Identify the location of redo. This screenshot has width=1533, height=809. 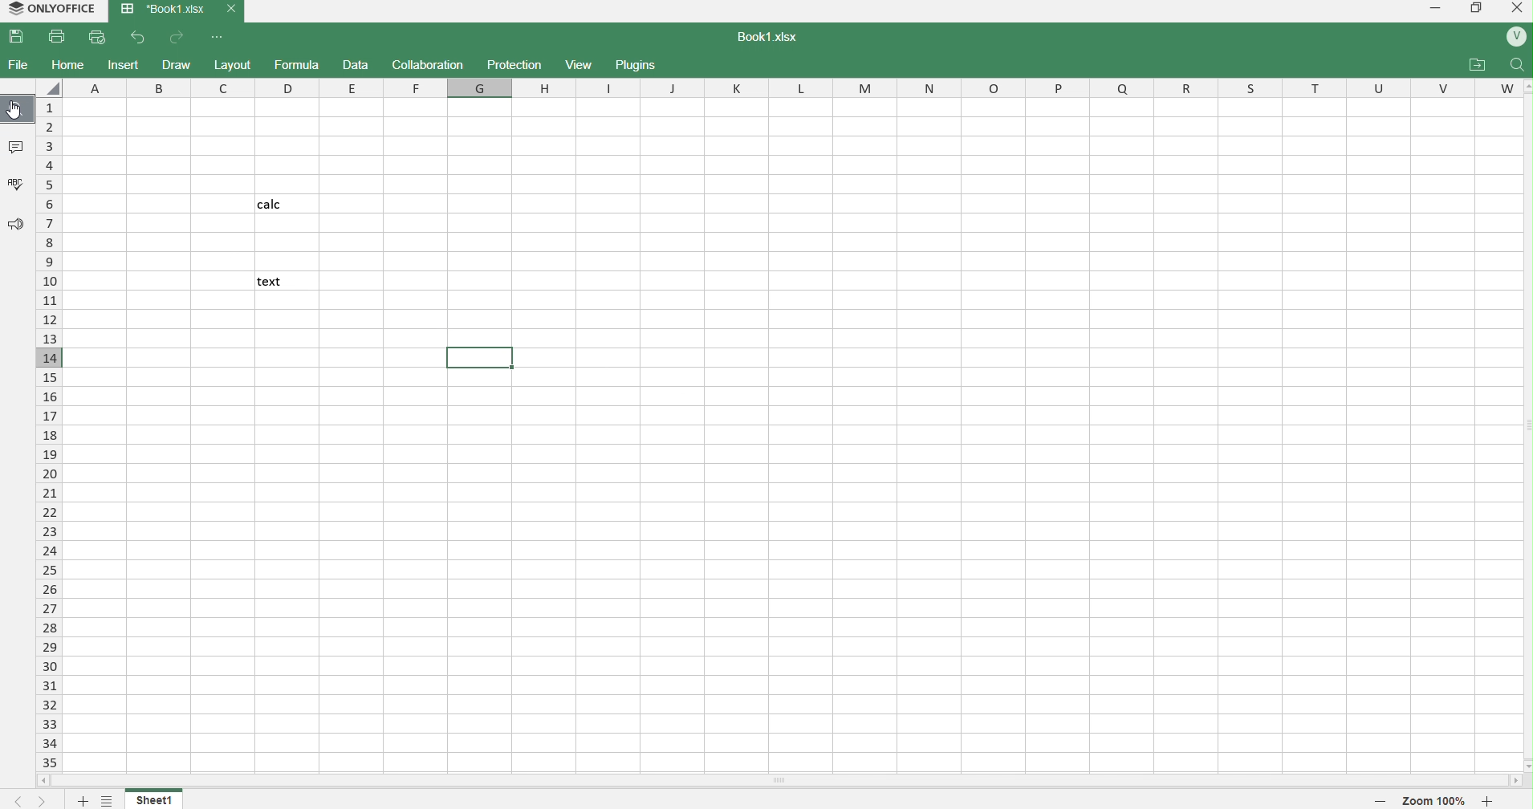
(180, 39).